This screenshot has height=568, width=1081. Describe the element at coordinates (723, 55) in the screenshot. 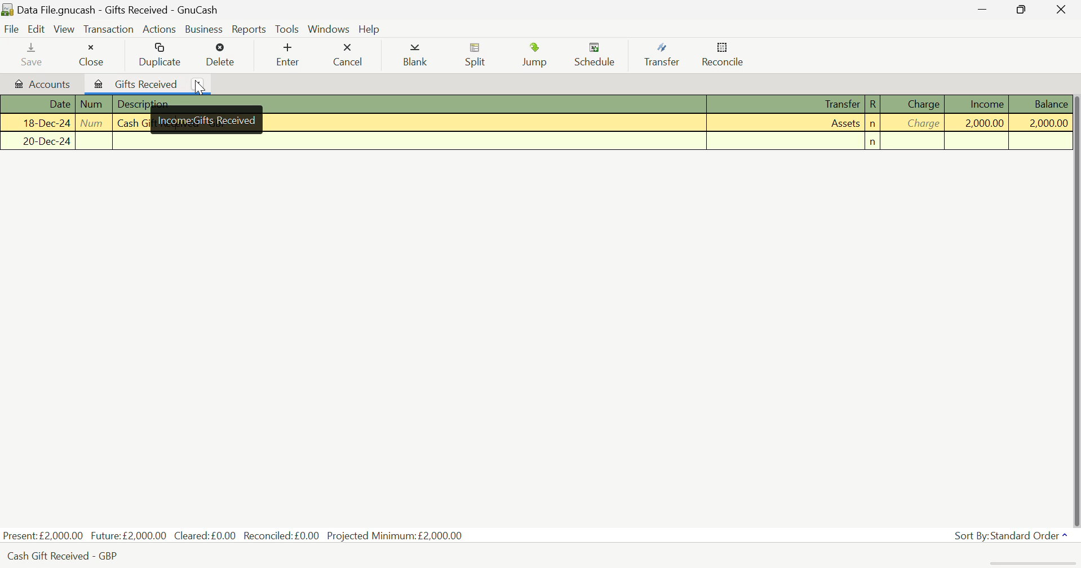

I see `Reconcile` at that location.